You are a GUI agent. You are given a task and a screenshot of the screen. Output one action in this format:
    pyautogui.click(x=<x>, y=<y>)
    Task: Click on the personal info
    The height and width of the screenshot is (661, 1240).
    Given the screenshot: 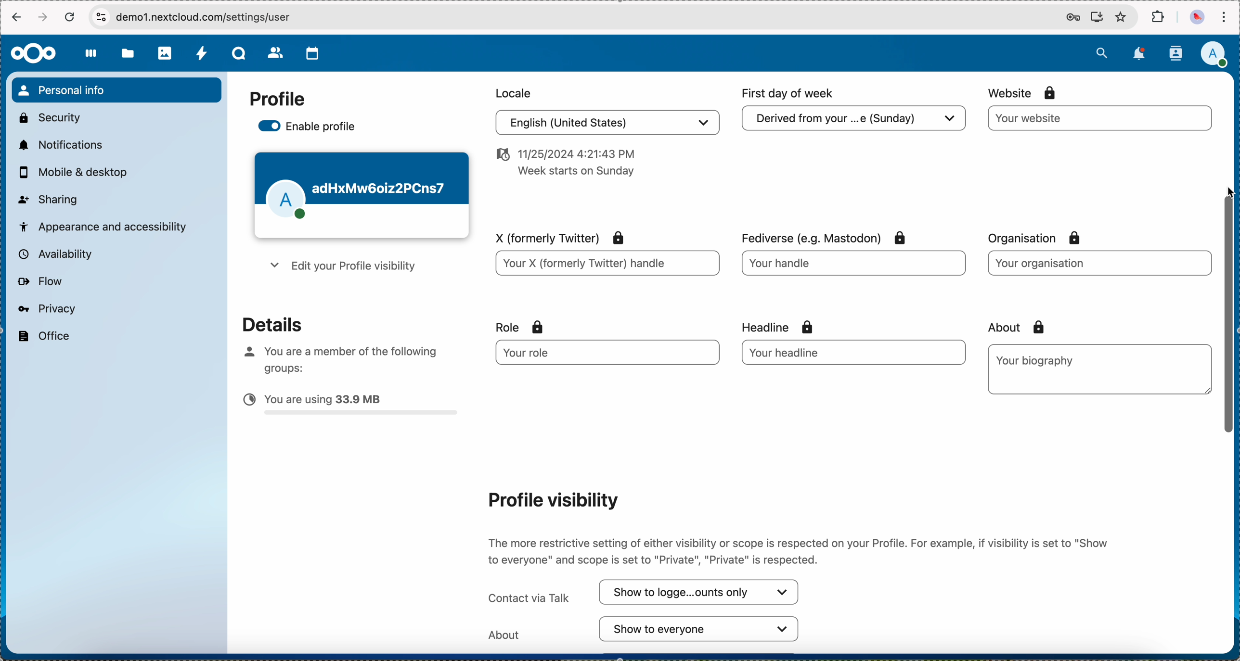 What is the action you would take?
    pyautogui.click(x=116, y=90)
    